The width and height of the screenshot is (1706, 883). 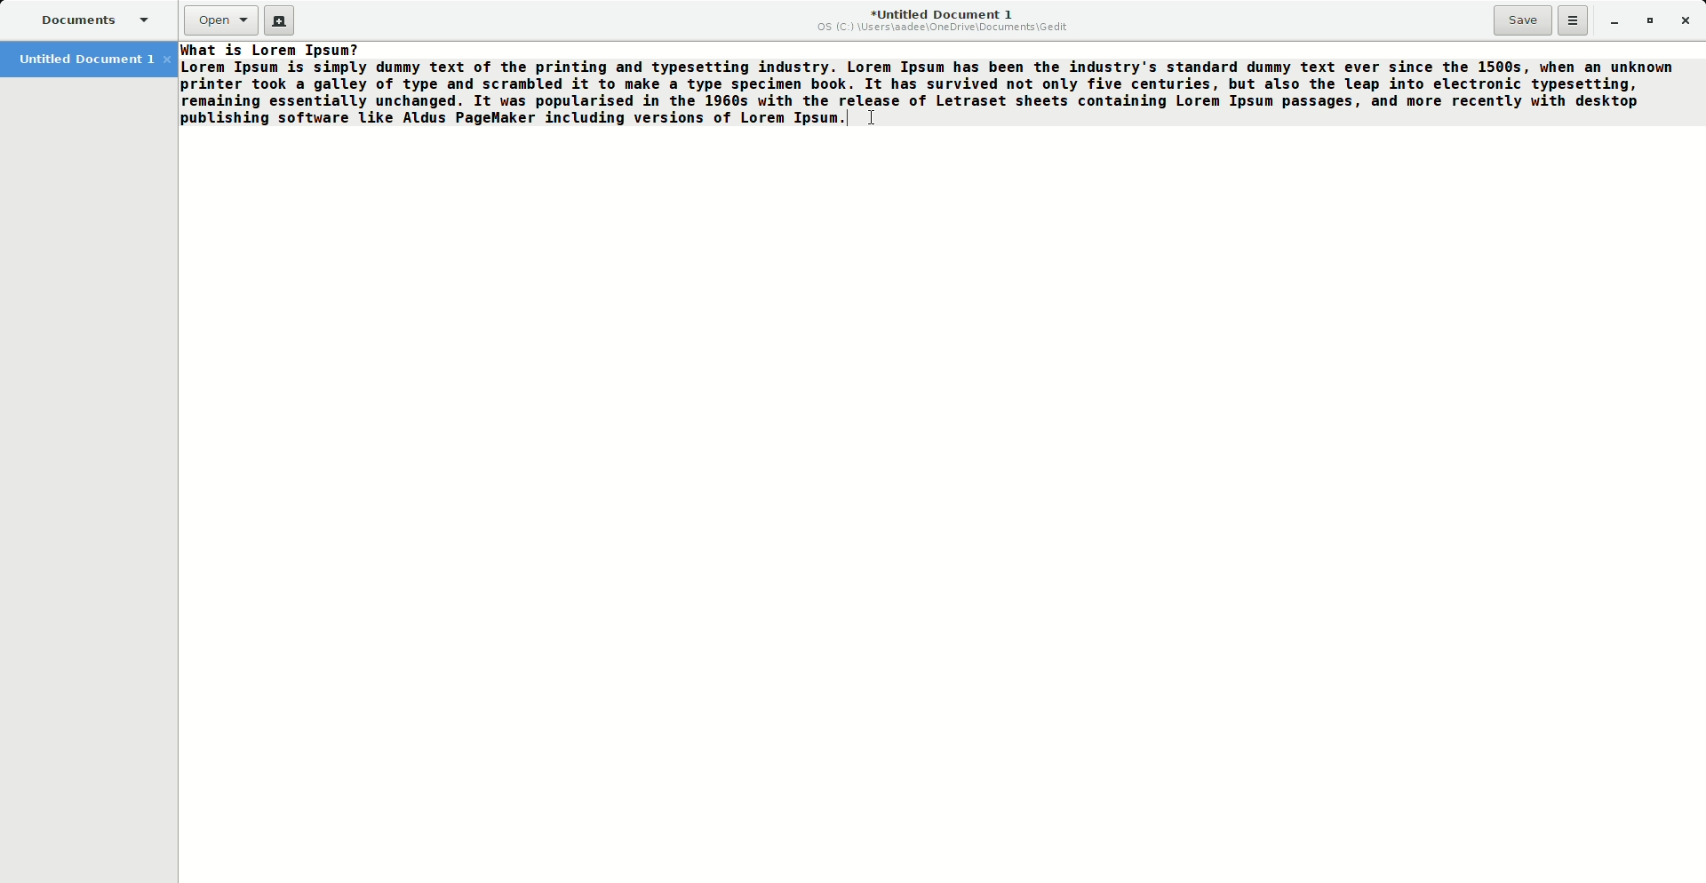 What do you see at coordinates (1686, 19) in the screenshot?
I see `Close` at bounding box center [1686, 19].